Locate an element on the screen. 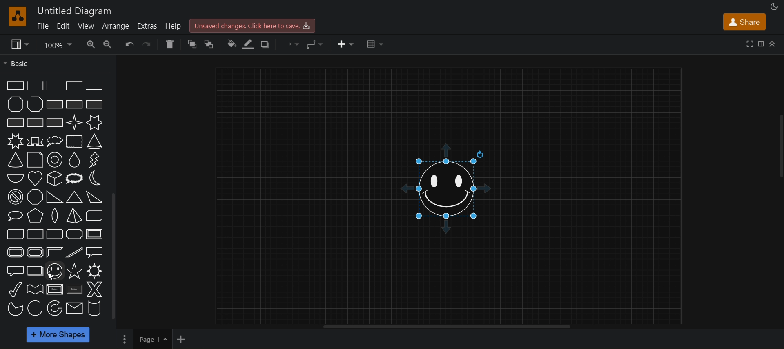 The image size is (784, 349). moon is located at coordinates (95, 179).